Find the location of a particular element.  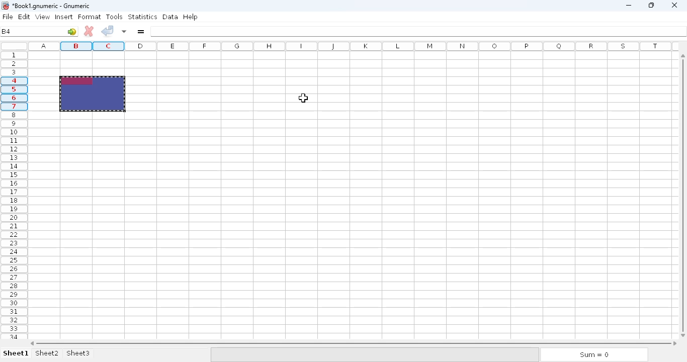

sum = 0 is located at coordinates (593, 355).